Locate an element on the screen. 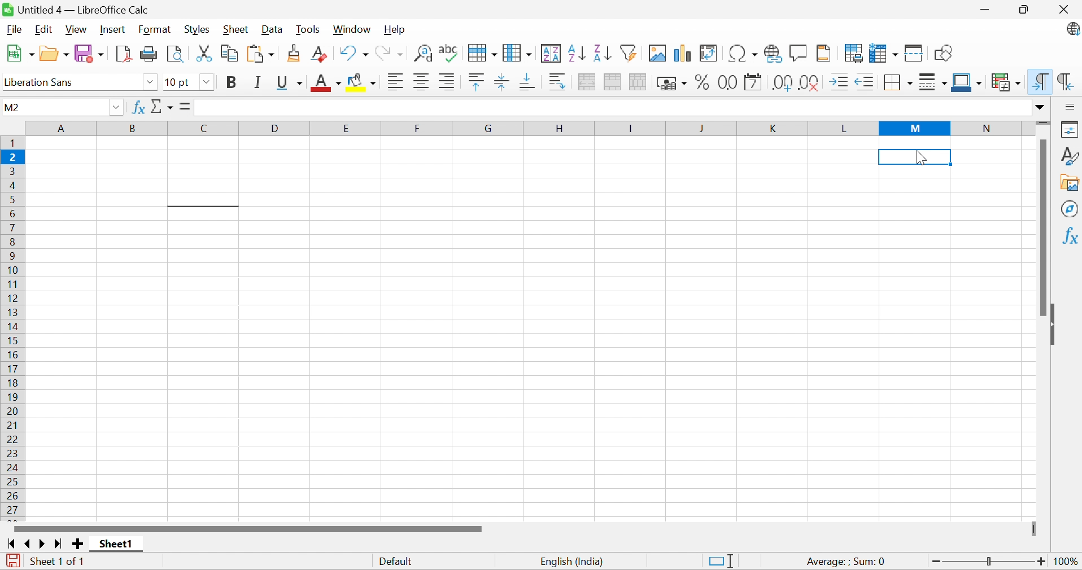 The width and height of the screenshot is (1082, 570). Italic is located at coordinates (259, 82).